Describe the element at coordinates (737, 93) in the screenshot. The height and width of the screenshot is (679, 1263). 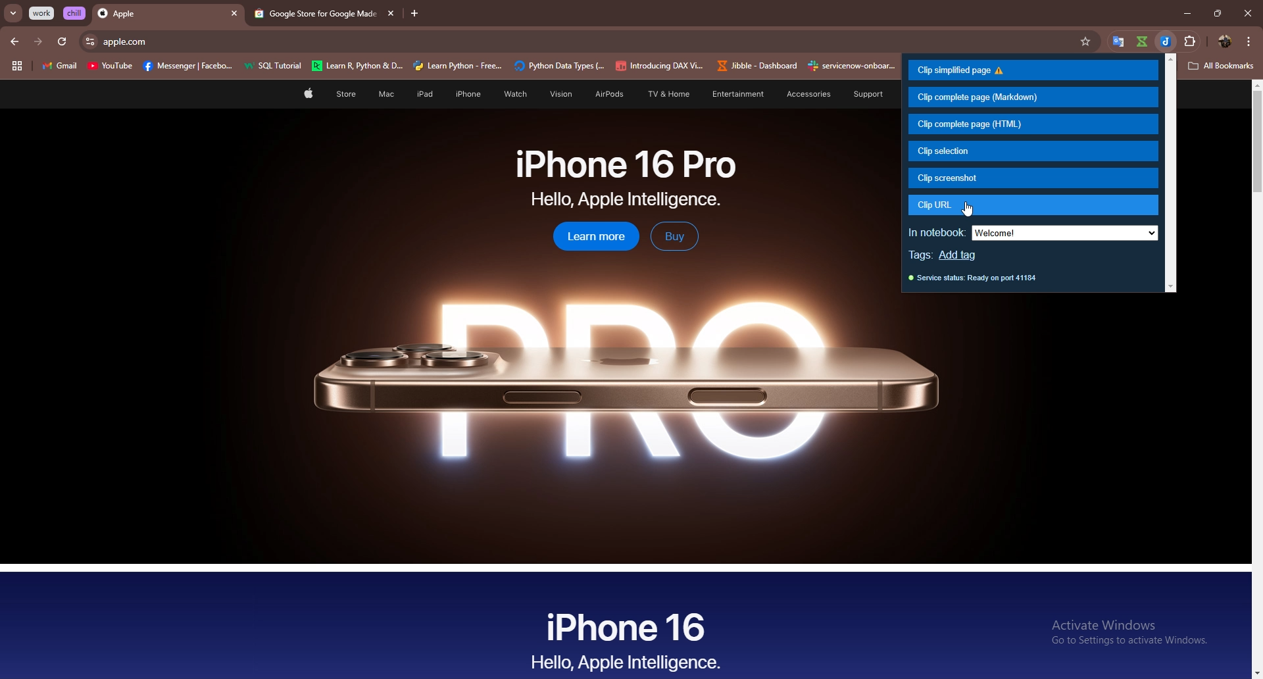
I see `Entertainment` at that location.